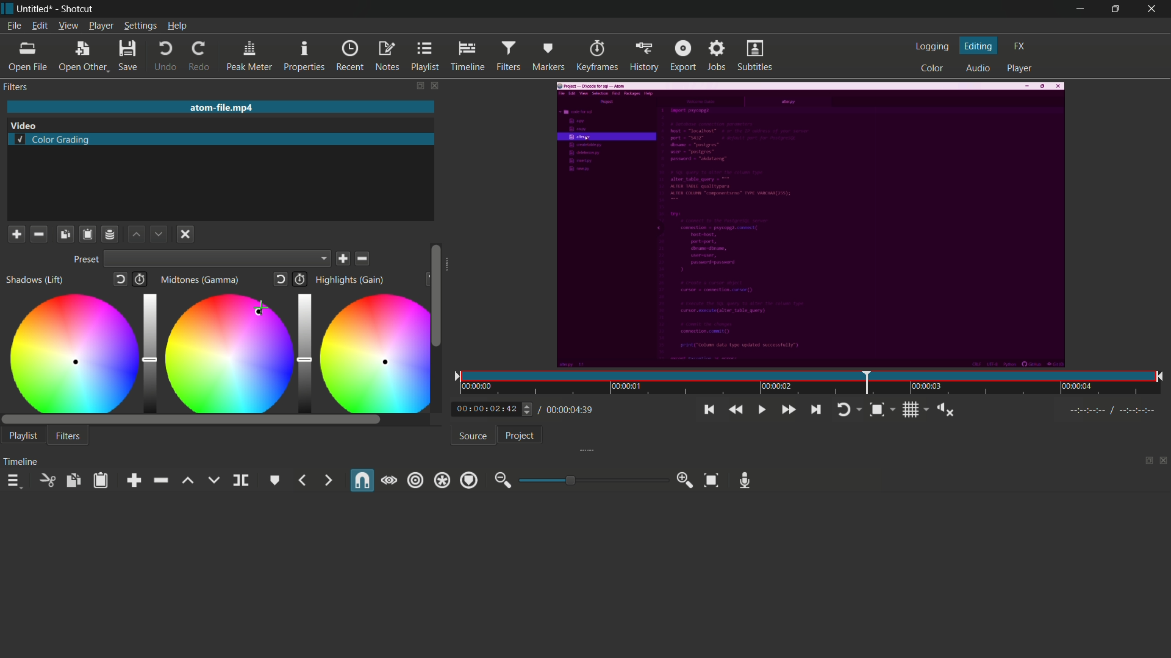 The image size is (1171, 658). Describe the element at coordinates (933, 68) in the screenshot. I see `color` at that location.